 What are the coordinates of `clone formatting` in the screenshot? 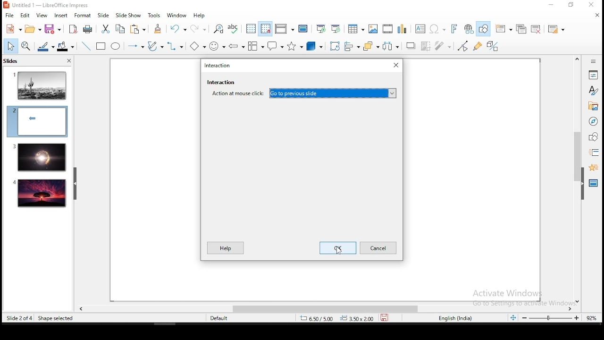 It's located at (158, 29).